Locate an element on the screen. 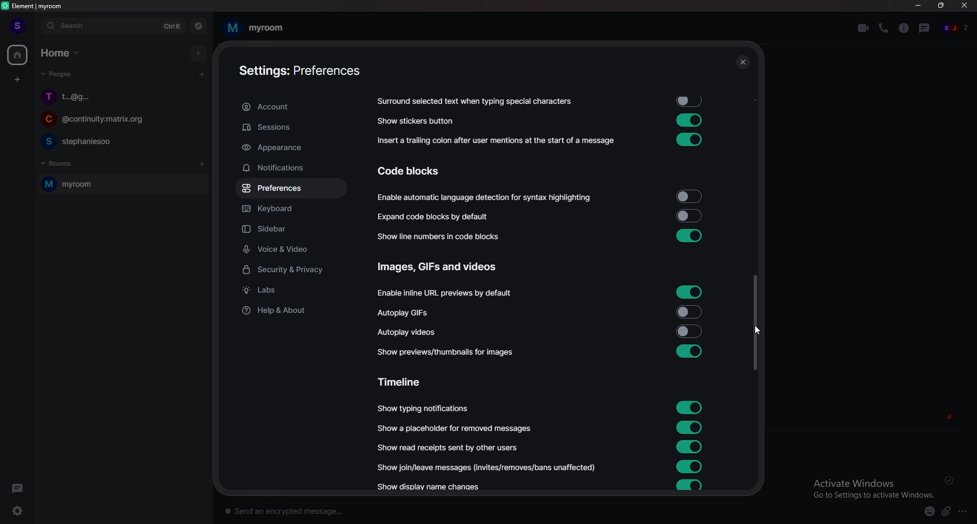 This screenshot has height=524, width=977. enable inline url previews by default is located at coordinates (447, 294).